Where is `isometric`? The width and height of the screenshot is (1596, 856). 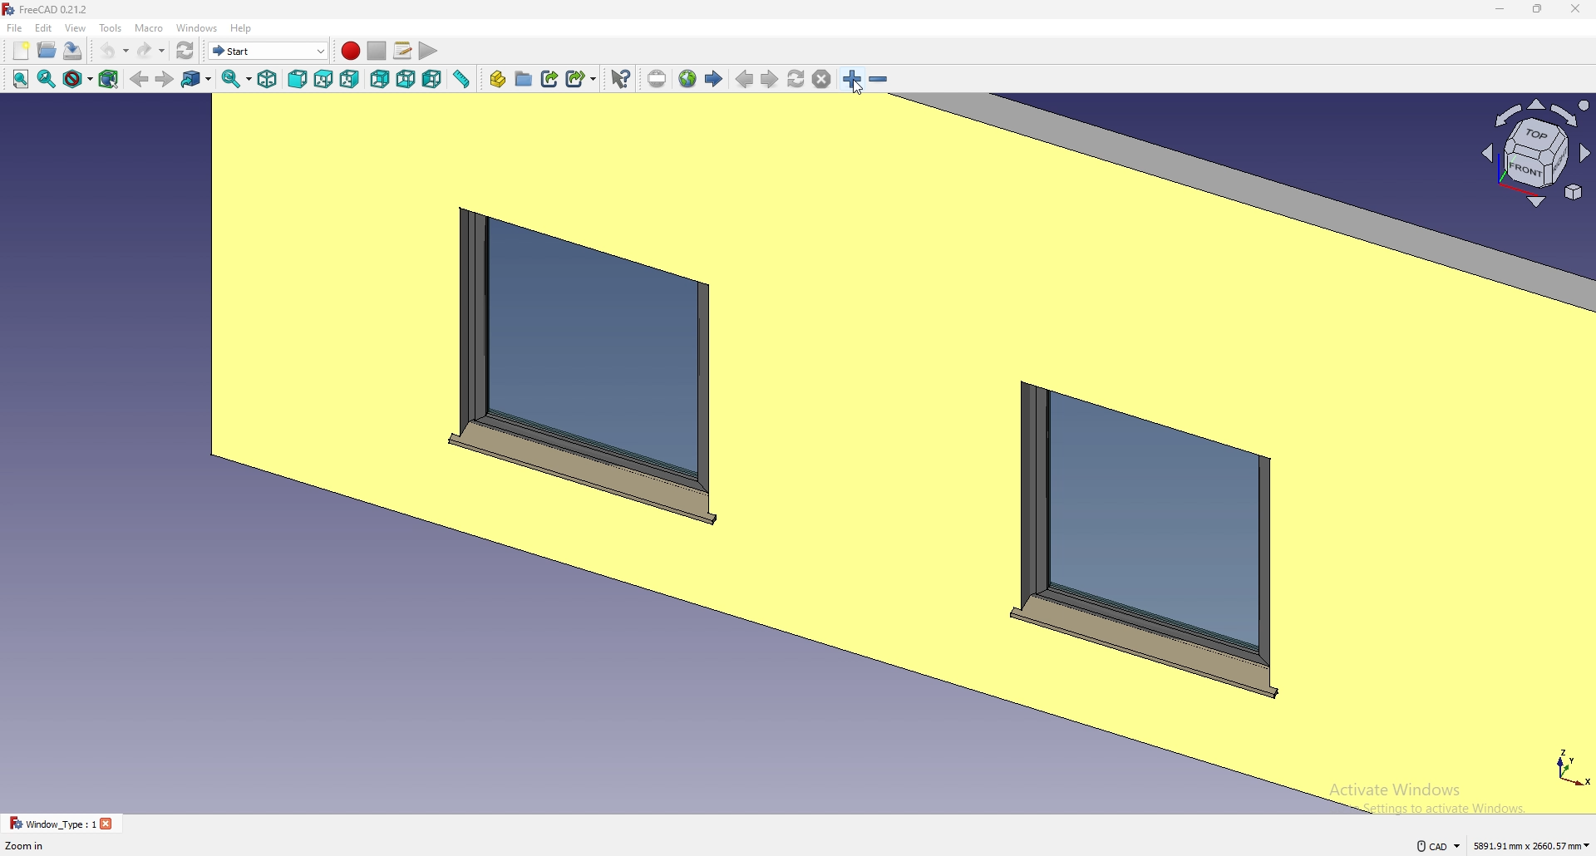 isometric is located at coordinates (267, 79).